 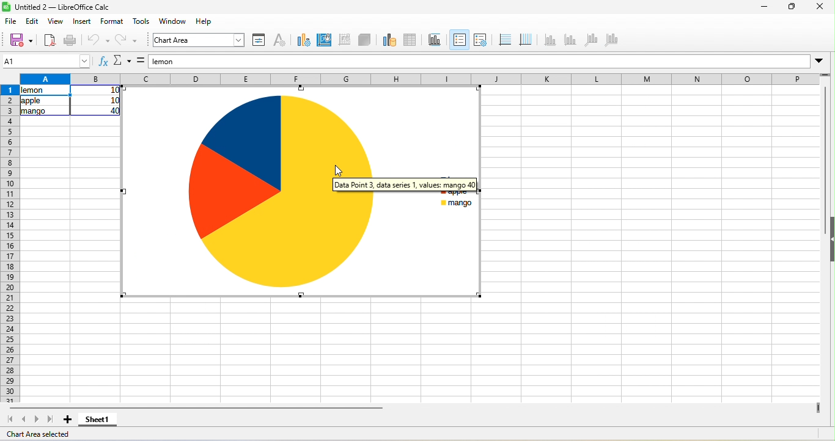 What do you see at coordinates (45, 92) in the screenshot?
I see `lemon` at bounding box center [45, 92].